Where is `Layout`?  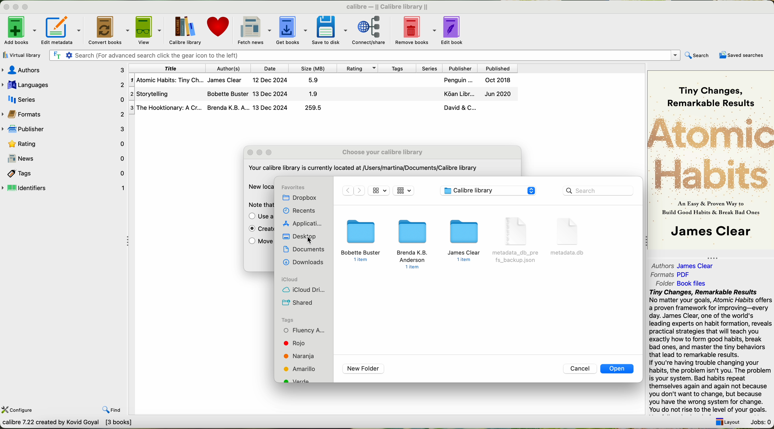
Layout is located at coordinates (726, 420).